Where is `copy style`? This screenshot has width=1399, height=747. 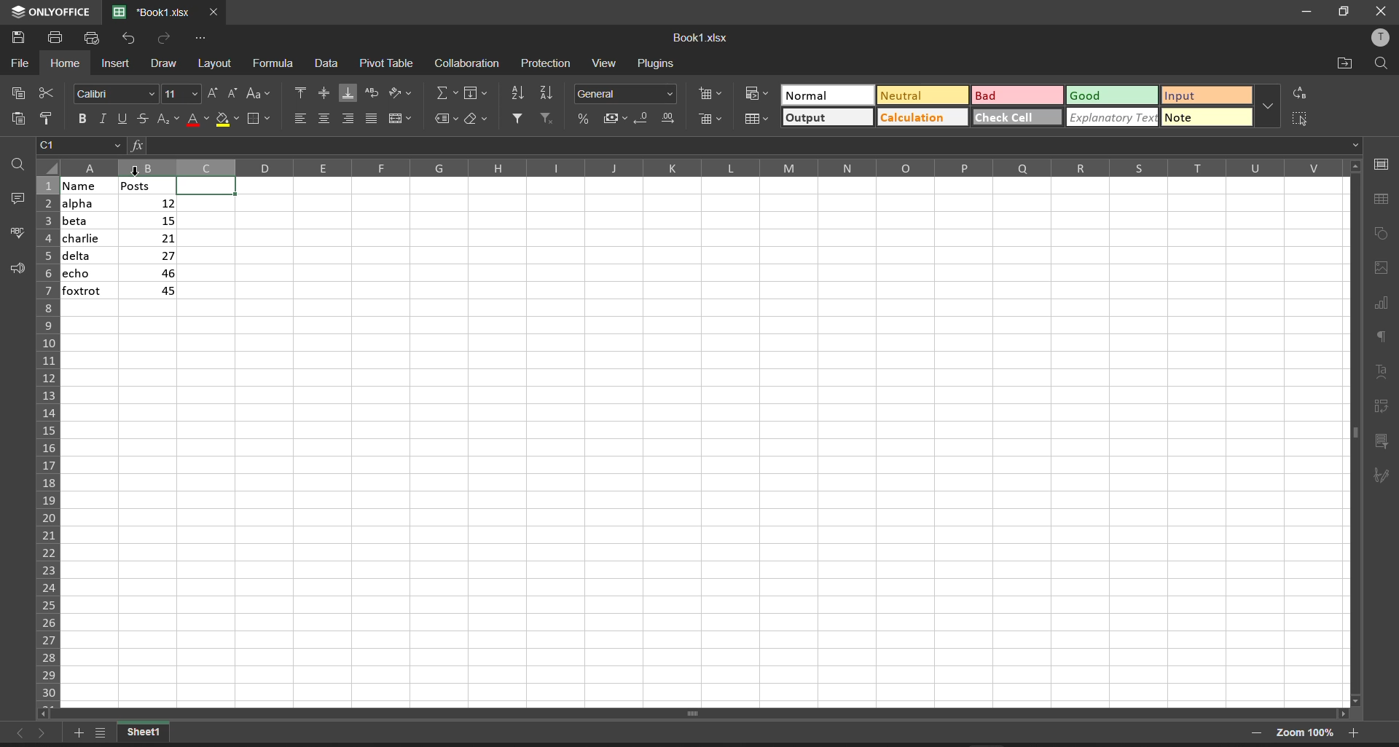
copy style is located at coordinates (48, 119).